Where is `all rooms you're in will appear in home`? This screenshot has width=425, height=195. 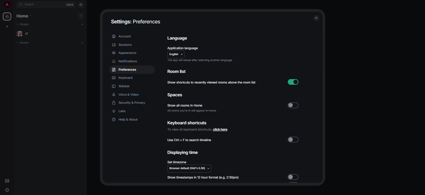
all rooms you're in will appear in home is located at coordinates (195, 111).